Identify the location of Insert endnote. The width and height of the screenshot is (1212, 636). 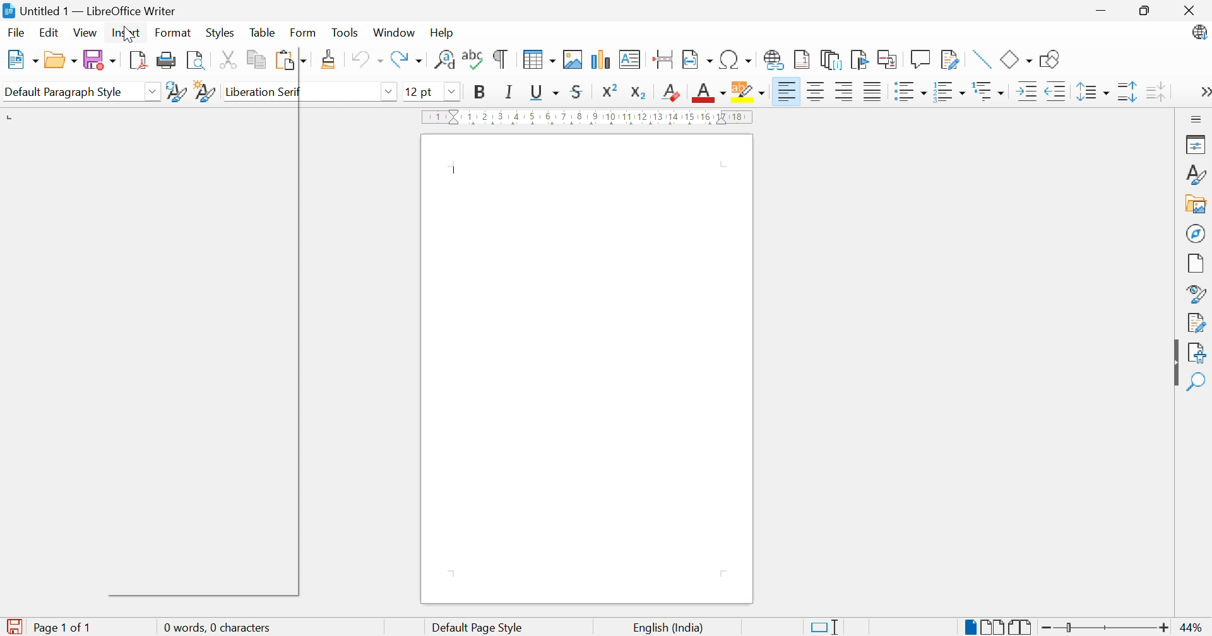
(831, 61).